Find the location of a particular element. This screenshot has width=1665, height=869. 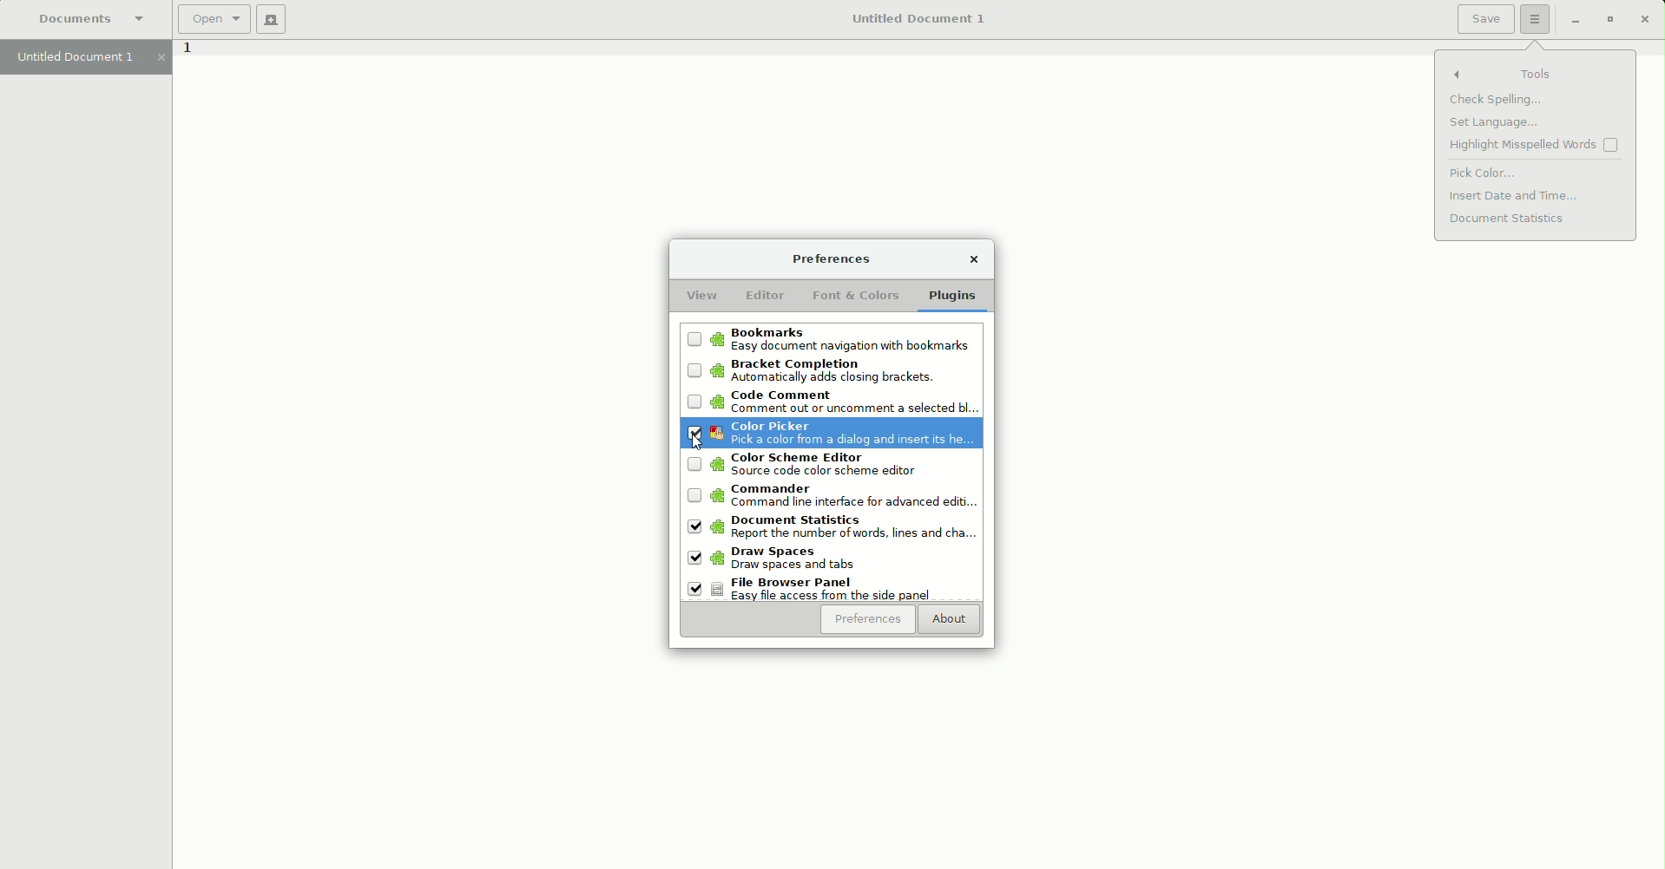

Code Picker: Pick a color from a dialog and insert its he.. is located at coordinates (834, 435).